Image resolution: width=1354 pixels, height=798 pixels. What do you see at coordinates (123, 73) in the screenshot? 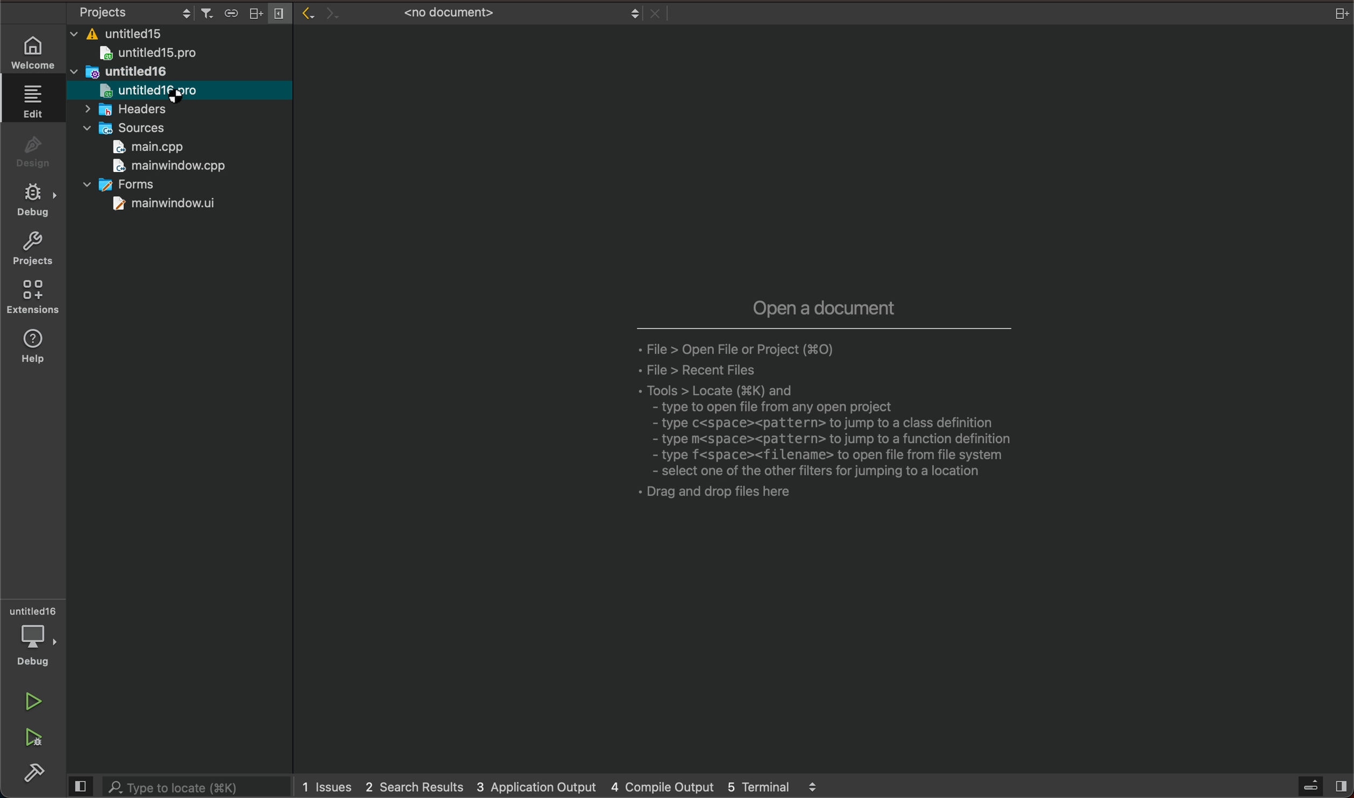
I see `untitled16` at bounding box center [123, 73].